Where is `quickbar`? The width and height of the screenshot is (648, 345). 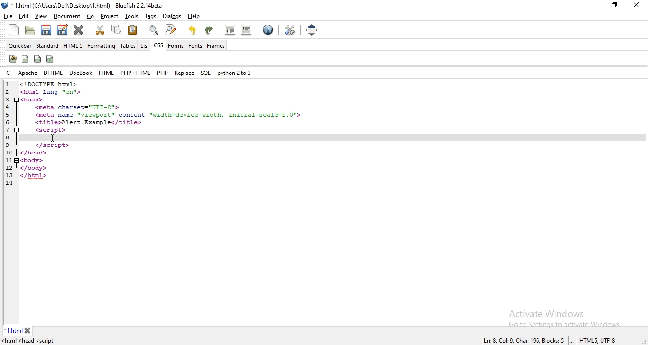 quickbar is located at coordinates (19, 45).